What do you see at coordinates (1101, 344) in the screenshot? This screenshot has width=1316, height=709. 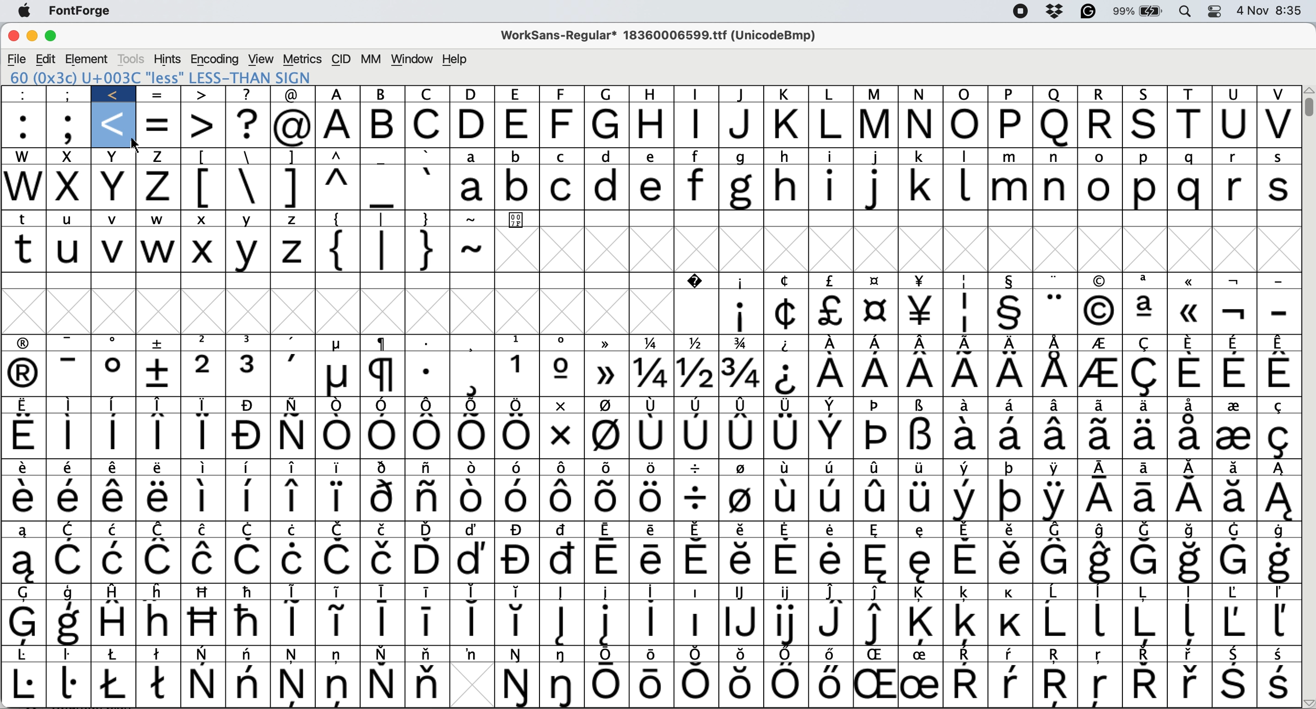 I see `Symbol` at bounding box center [1101, 344].